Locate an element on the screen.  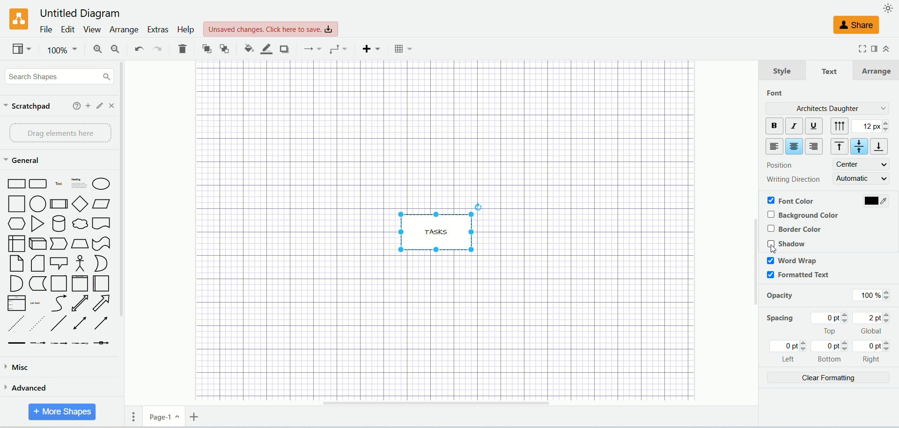
Actor is located at coordinates (79, 264).